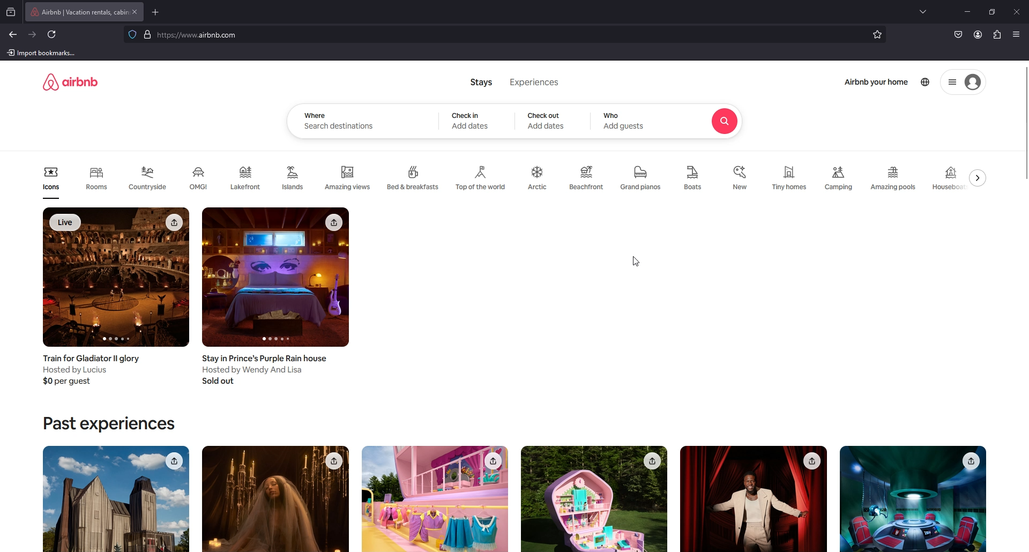 Image resolution: width=1029 pixels, height=552 pixels. I want to click on save to pocket, so click(958, 35).